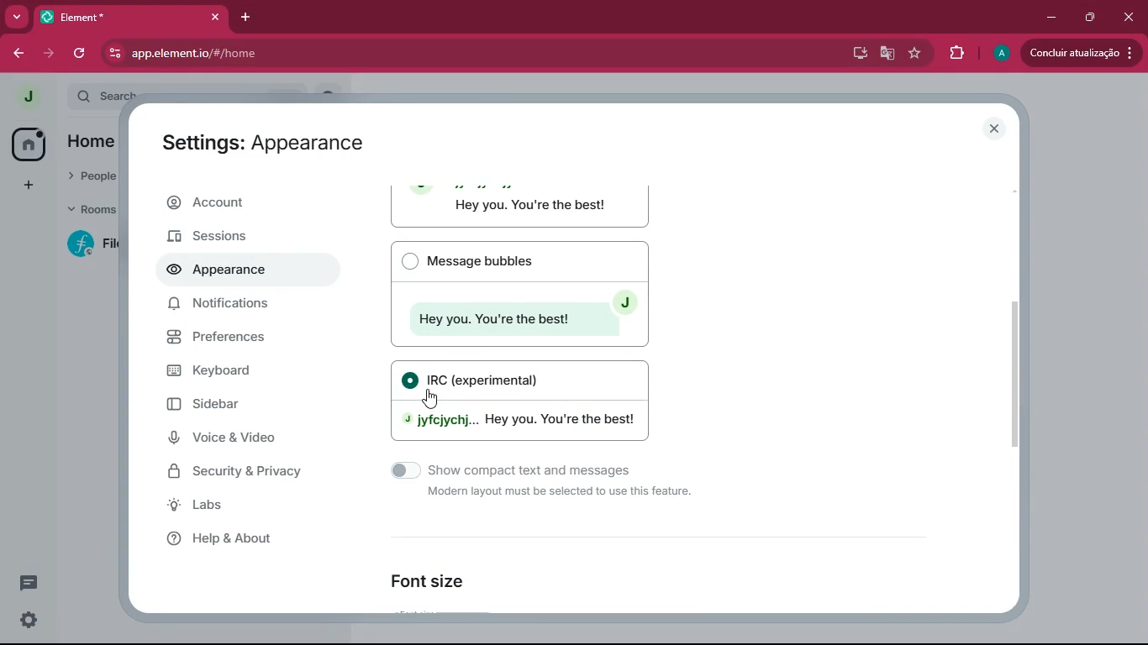  I want to click on home, so click(94, 141).